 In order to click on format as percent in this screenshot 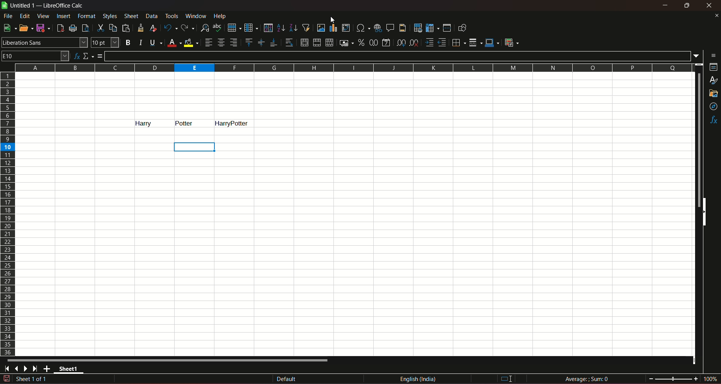, I will do `click(361, 42)`.